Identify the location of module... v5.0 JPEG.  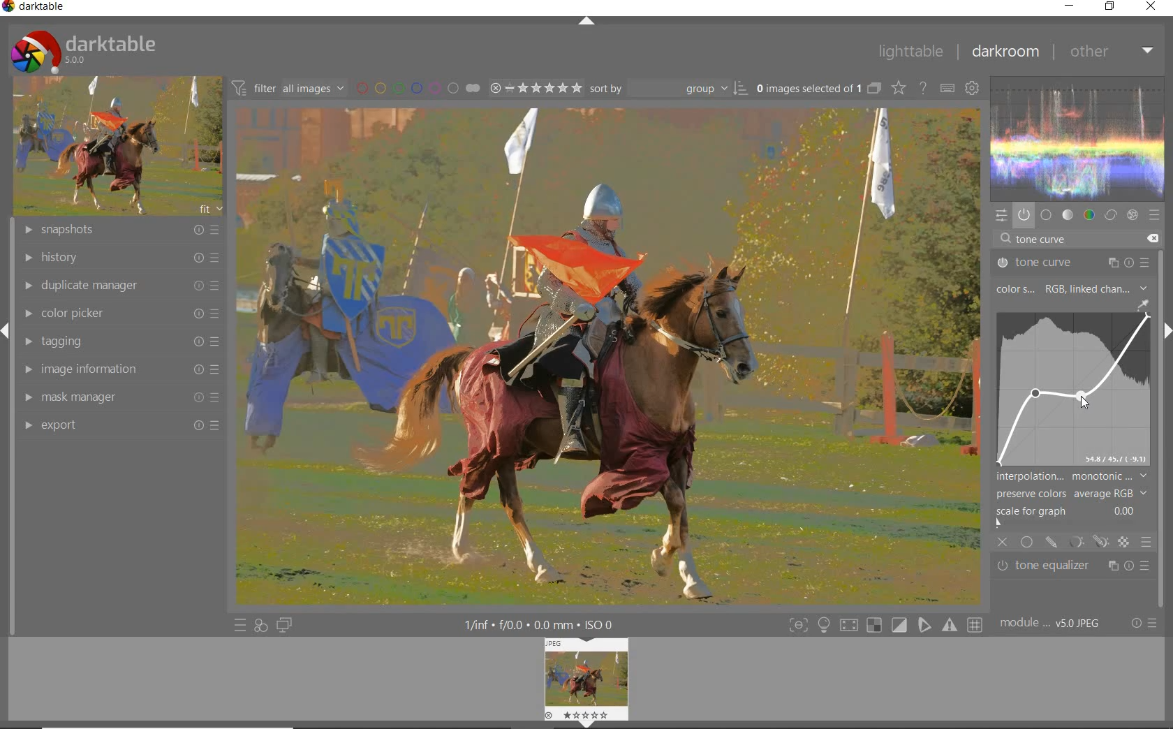
(1054, 624).